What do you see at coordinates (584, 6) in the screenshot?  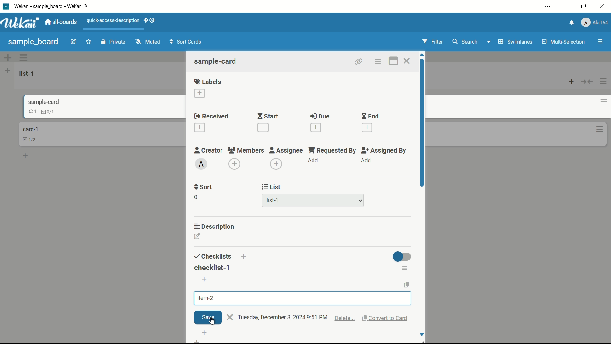 I see `maximize` at bounding box center [584, 6].